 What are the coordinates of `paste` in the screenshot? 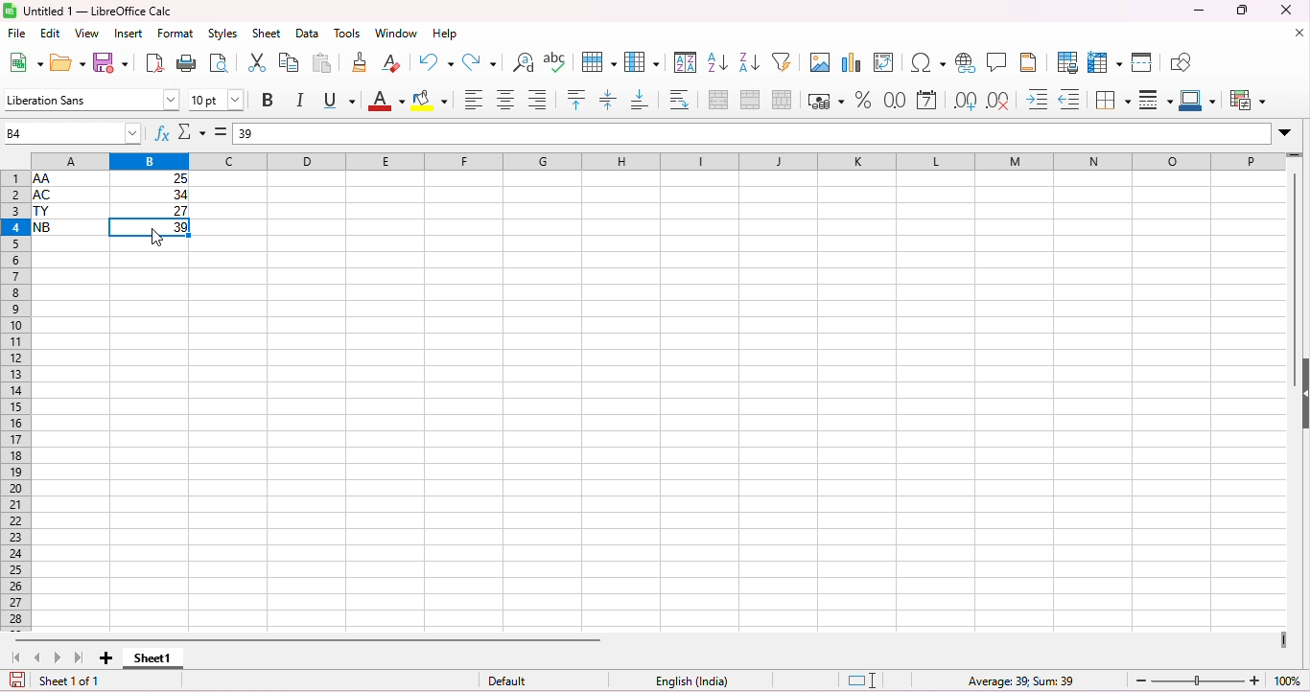 It's located at (322, 62).